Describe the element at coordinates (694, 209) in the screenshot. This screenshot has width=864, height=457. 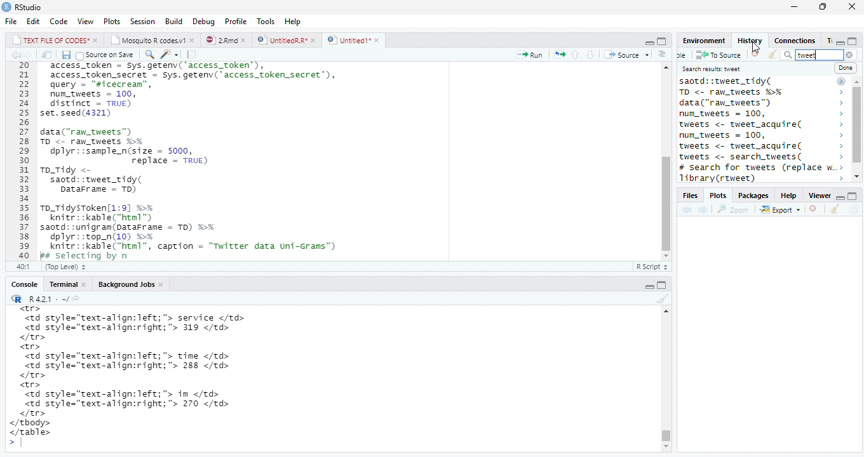
I see `forward/backward source location` at that location.